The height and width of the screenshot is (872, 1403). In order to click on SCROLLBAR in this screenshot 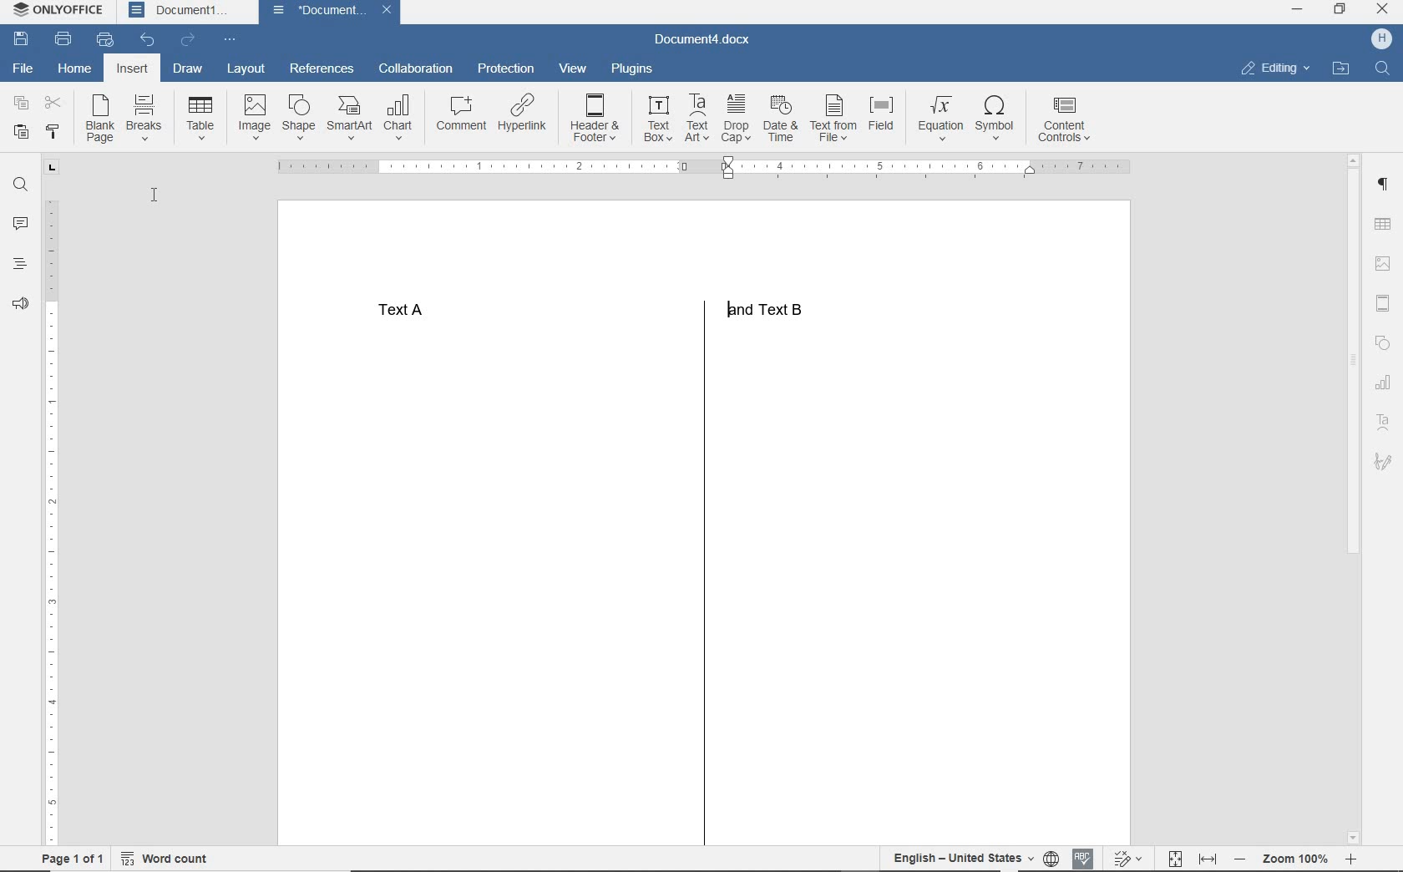, I will do `click(1350, 497)`.